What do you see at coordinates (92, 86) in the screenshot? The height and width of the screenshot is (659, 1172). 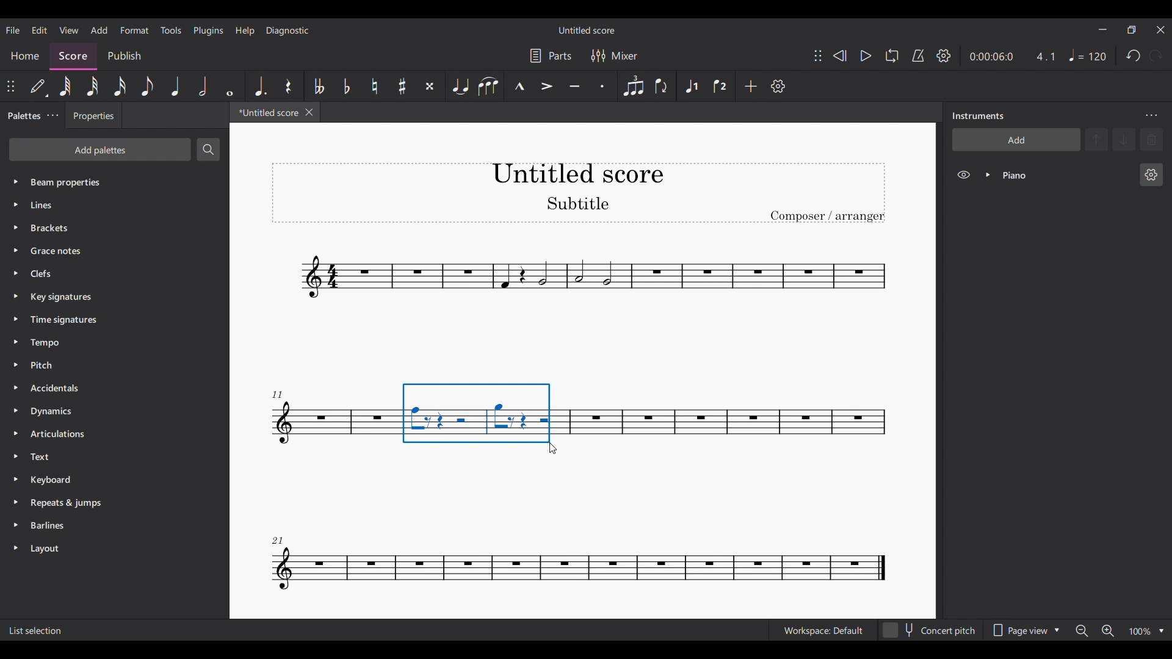 I see `32nd note` at bounding box center [92, 86].